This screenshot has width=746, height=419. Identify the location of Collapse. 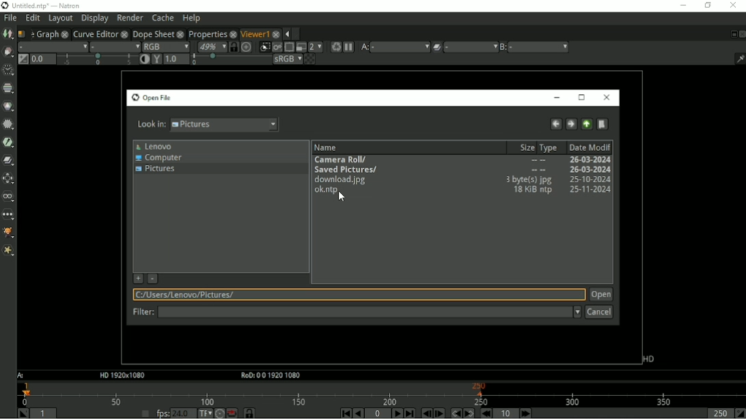
(286, 34).